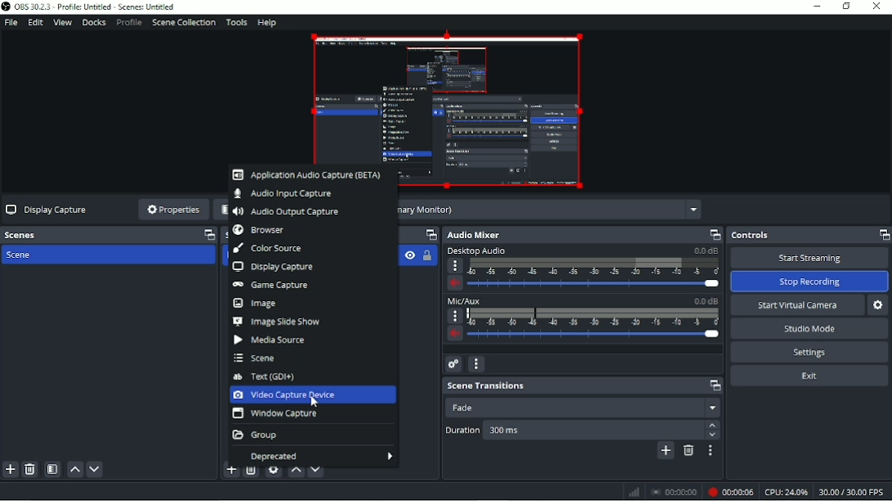 The image size is (892, 501). I want to click on Studio mode, so click(810, 329).